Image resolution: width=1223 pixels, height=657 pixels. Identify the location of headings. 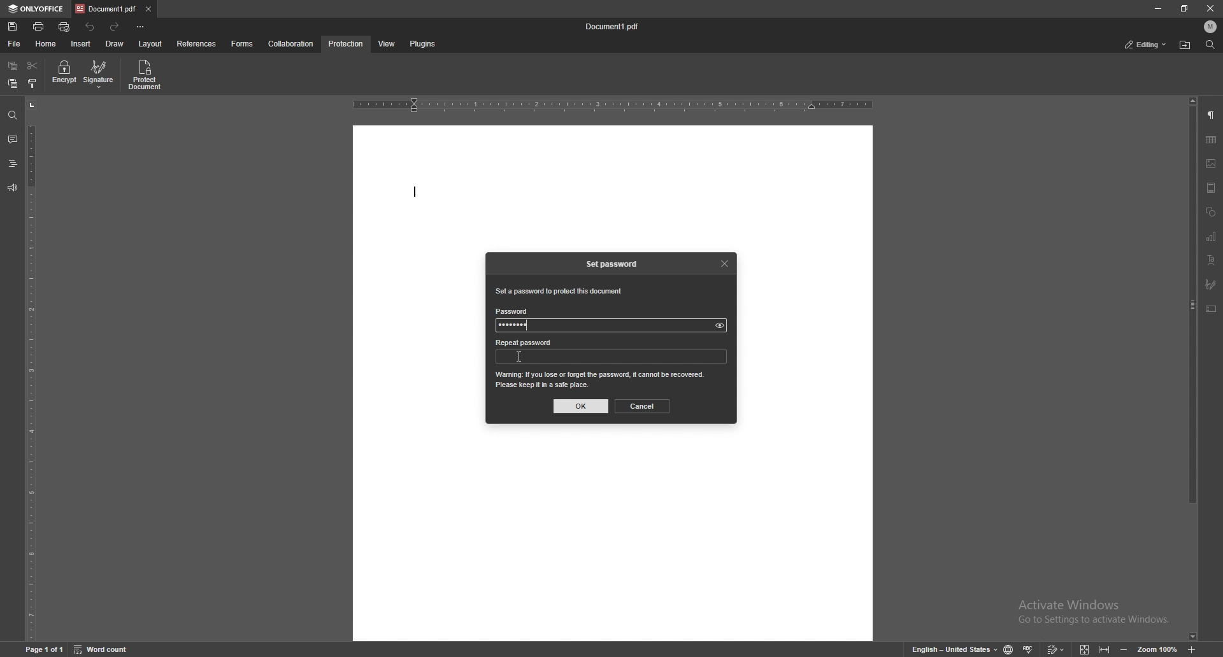
(11, 164).